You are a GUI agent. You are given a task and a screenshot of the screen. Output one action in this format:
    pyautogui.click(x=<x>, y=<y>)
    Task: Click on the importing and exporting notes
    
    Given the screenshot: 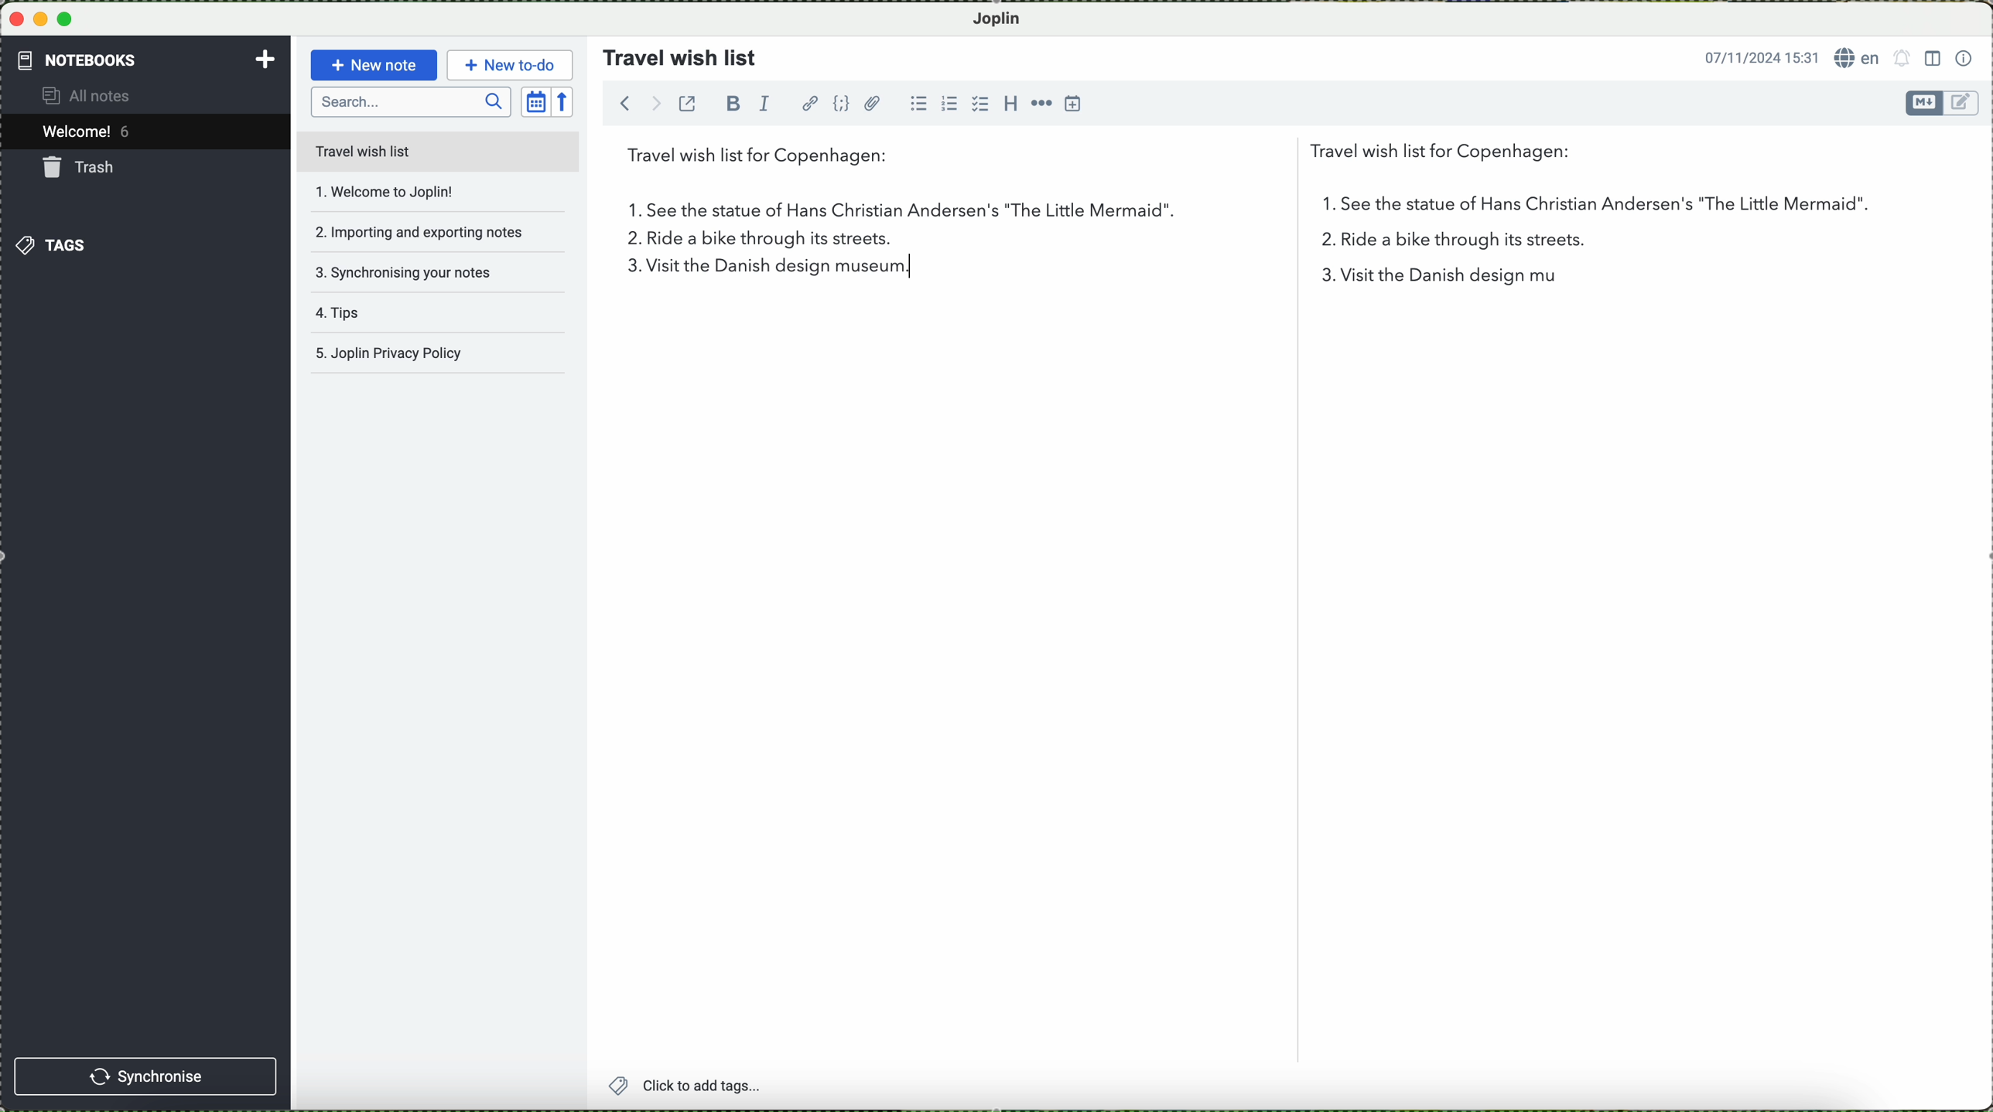 What is the action you would take?
    pyautogui.click(x=419, y=230)
    